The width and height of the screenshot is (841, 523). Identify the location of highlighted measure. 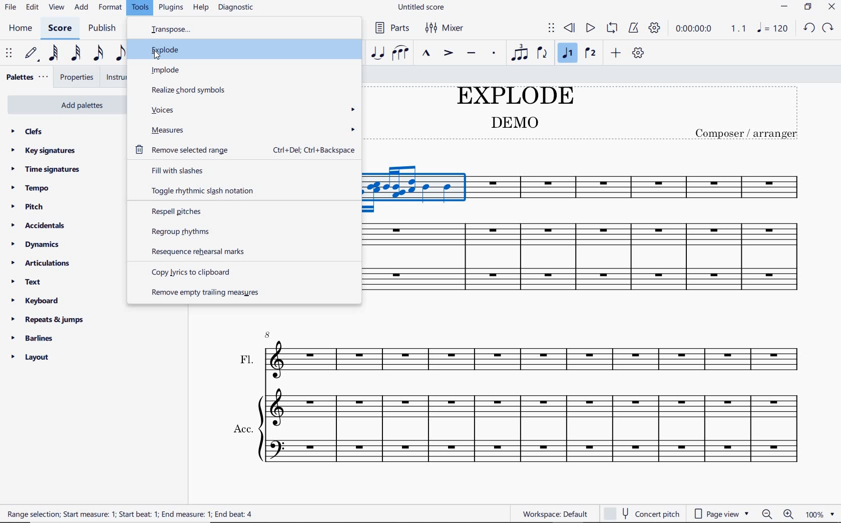
(417, 190).